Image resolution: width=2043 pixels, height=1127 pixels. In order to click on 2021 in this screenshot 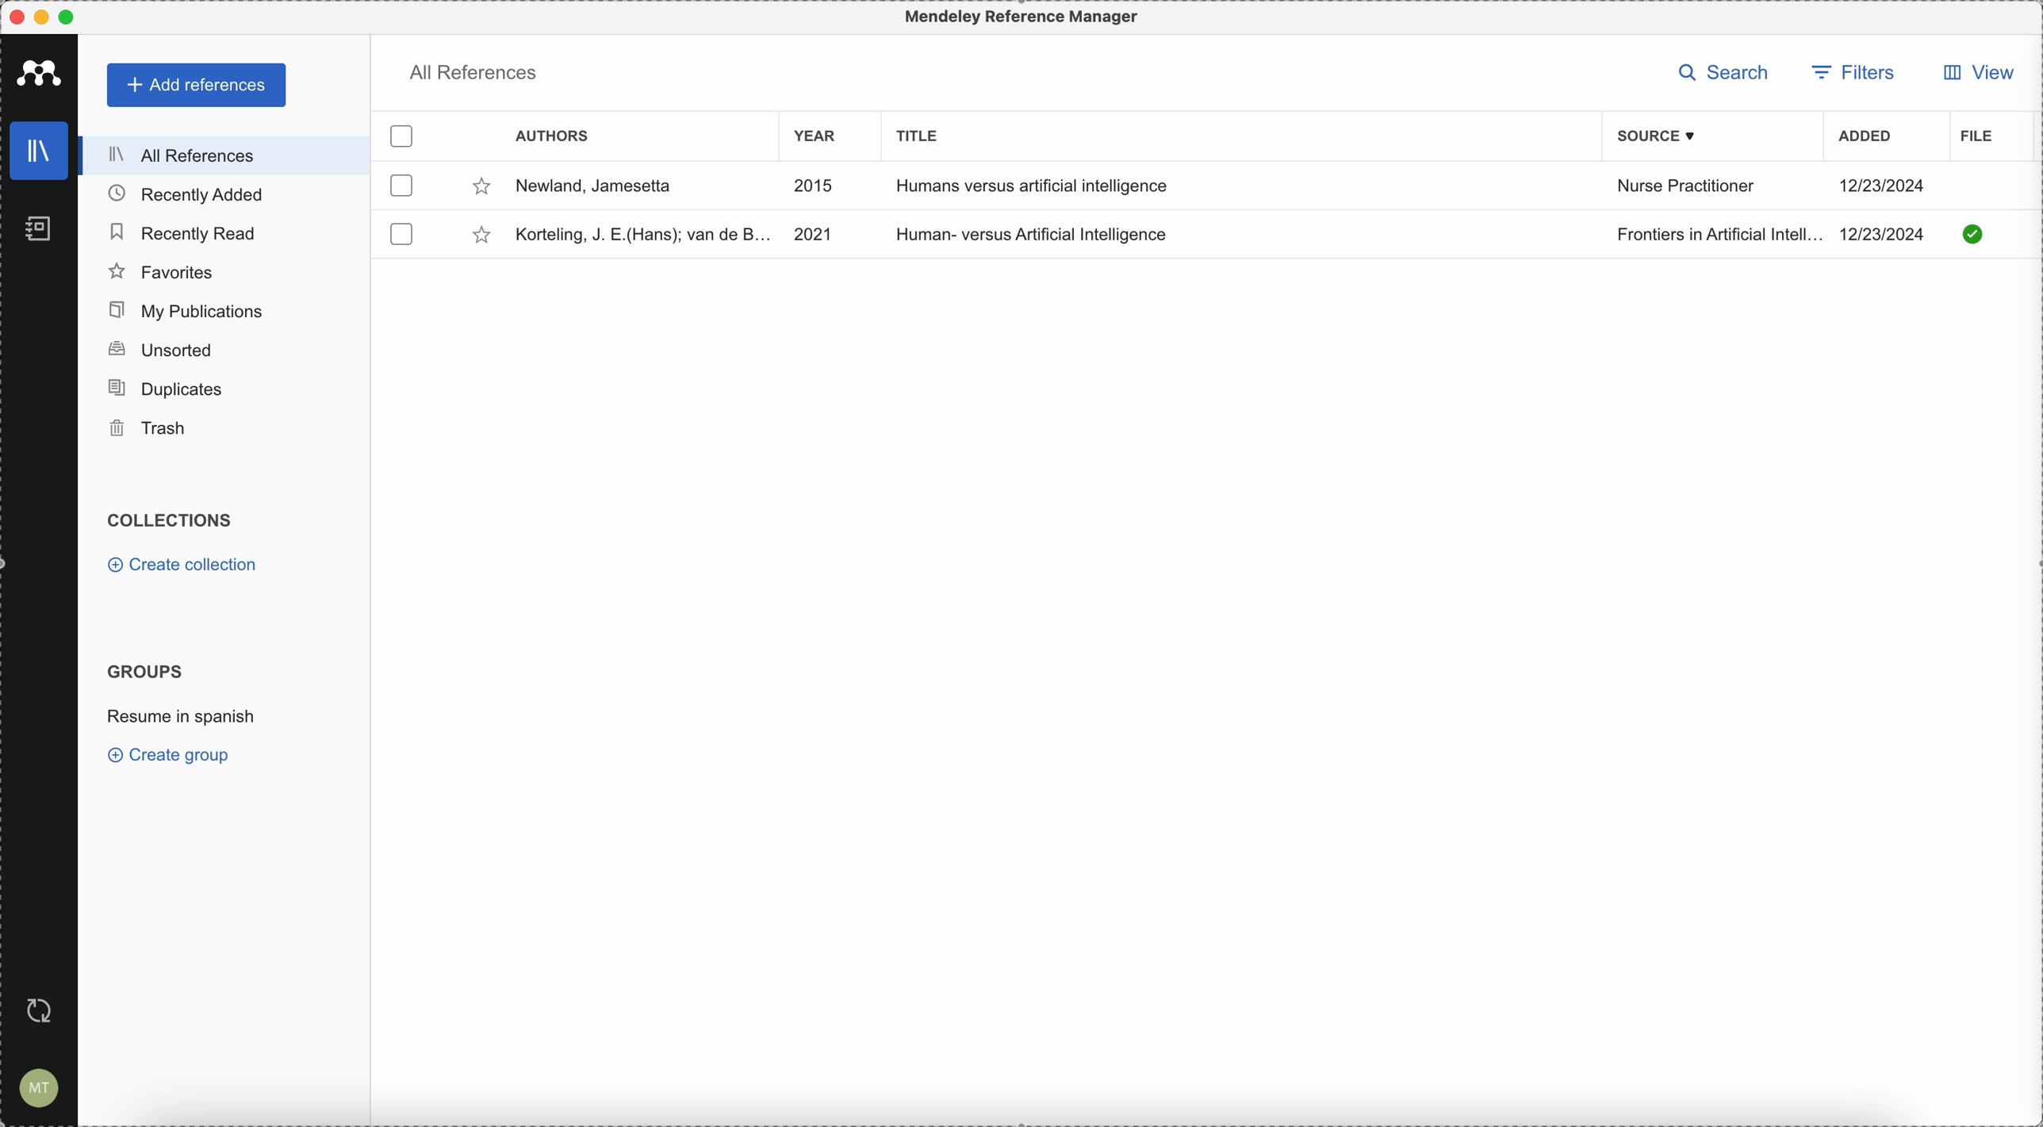, I will do `click(812, 232)`.